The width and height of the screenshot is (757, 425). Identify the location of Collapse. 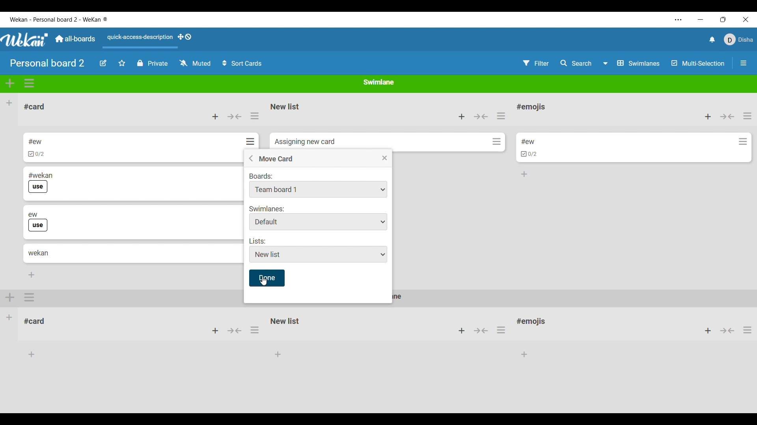
(234, 116).